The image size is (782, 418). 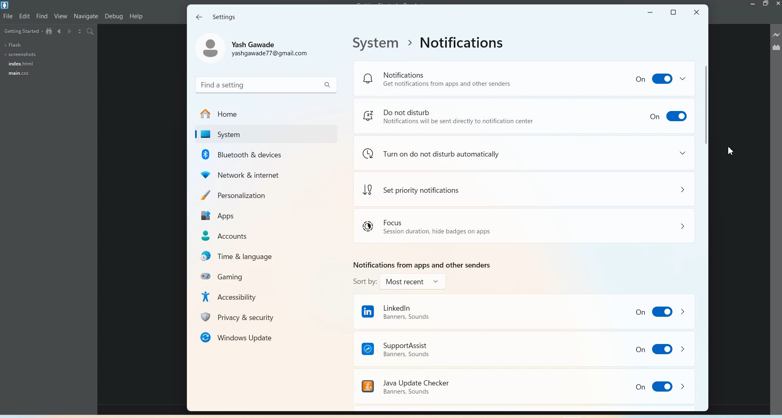 I want to click on Do not disturb, so click(x=493, y=116).